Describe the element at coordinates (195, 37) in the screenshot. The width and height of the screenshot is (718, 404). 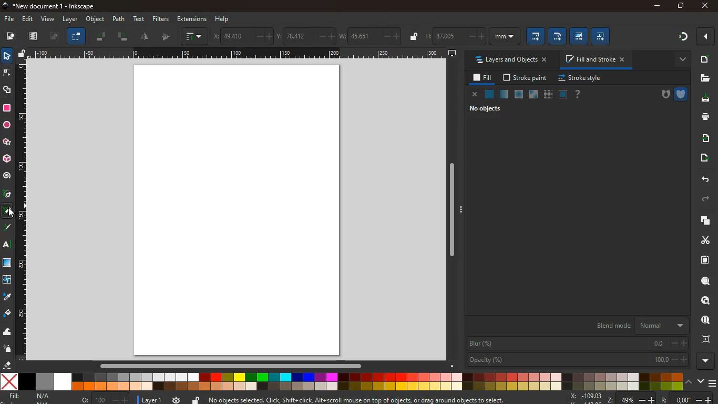
I see `graph` at that location.